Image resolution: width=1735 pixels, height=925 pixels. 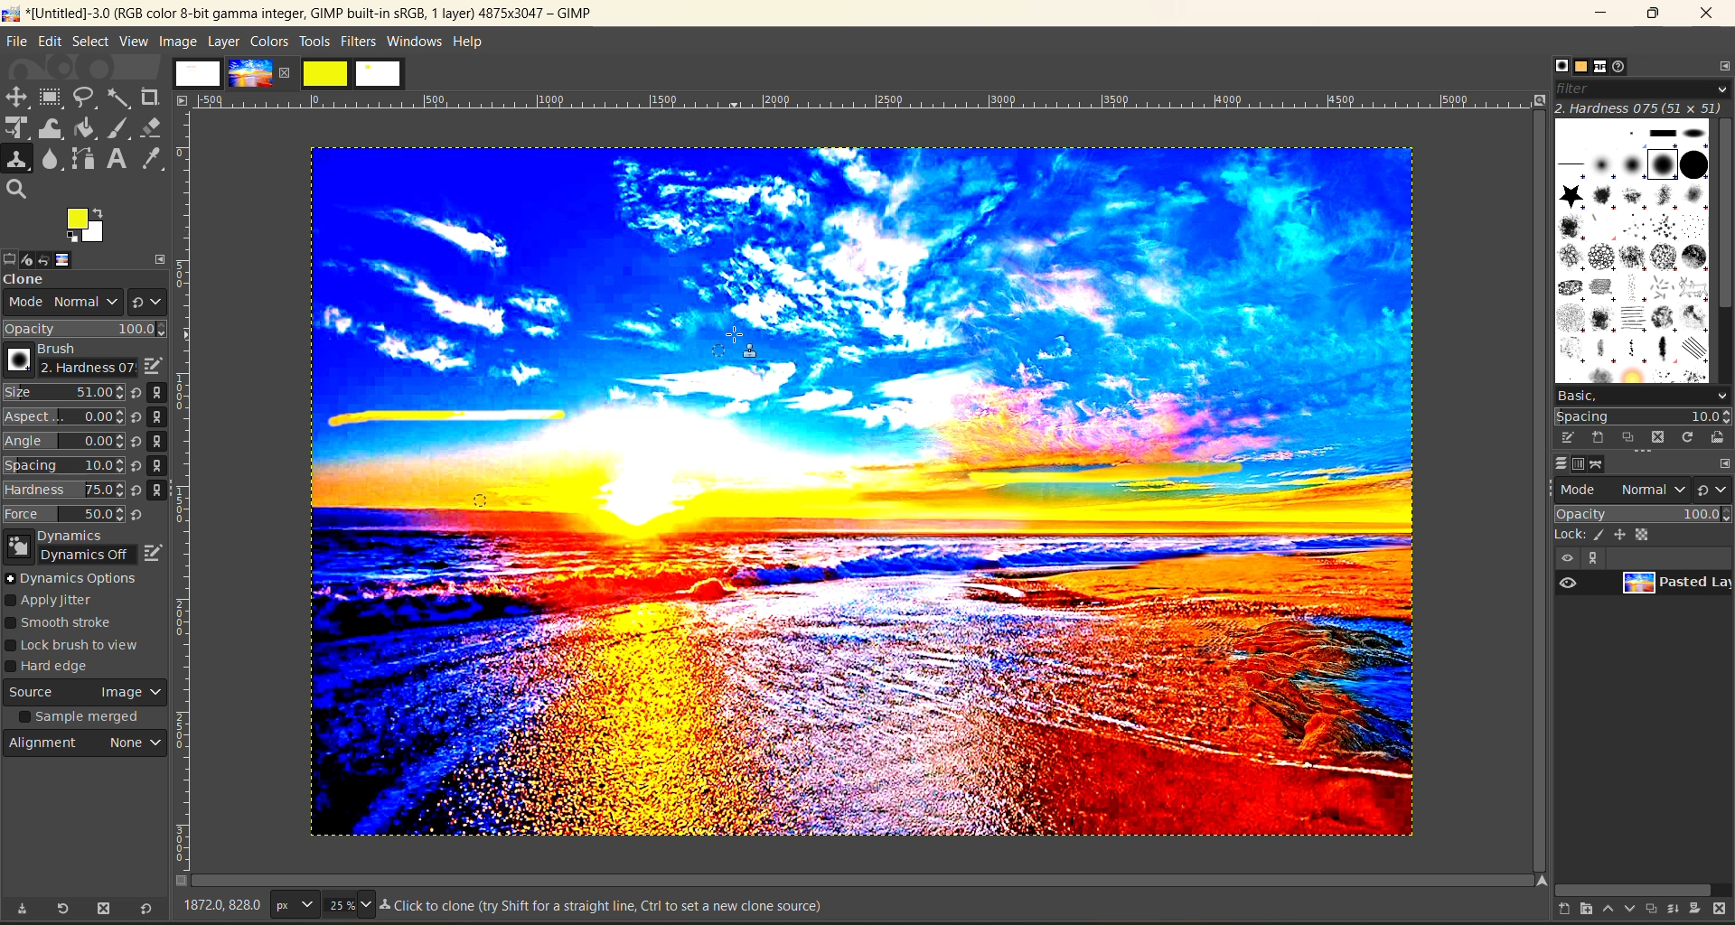 I want to click on Spacing 10.02, so click(x=65, y=465).